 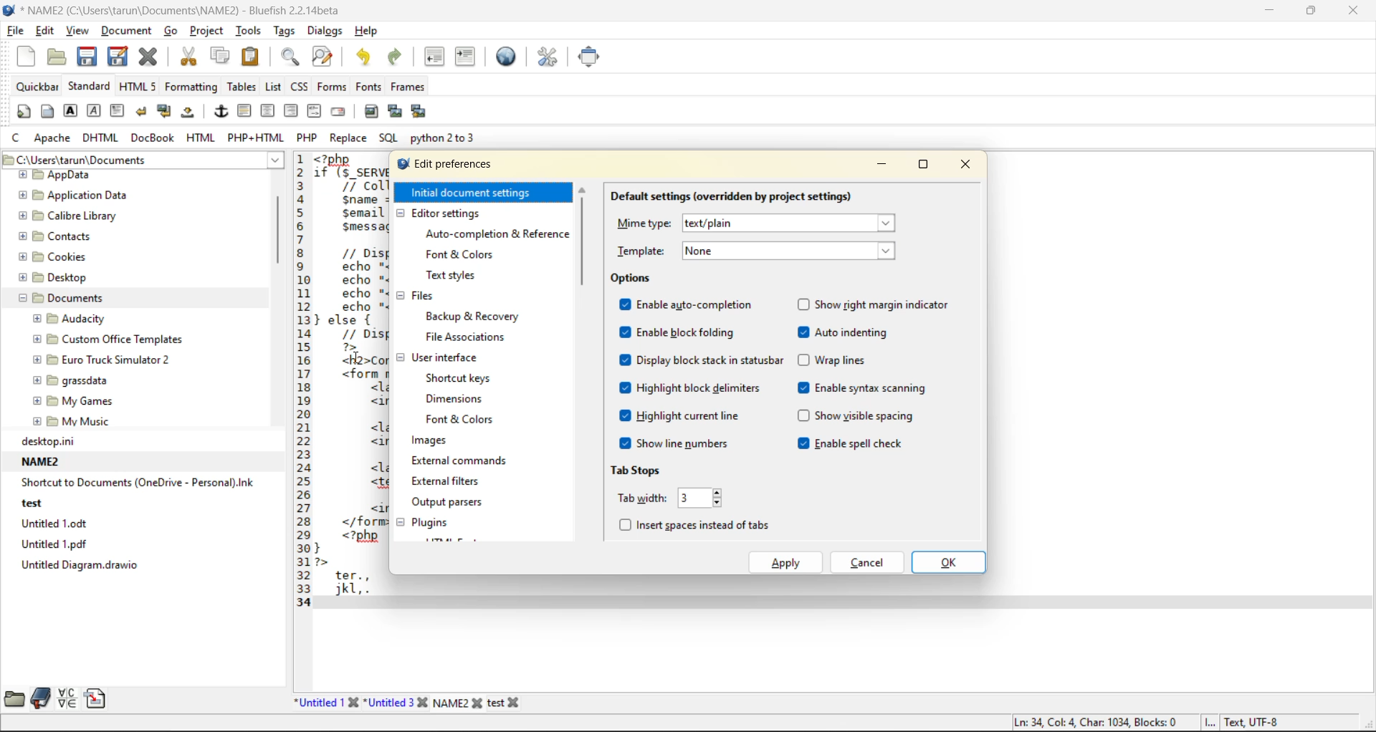 I want to click on Audacity, so click(x=72, y=317).